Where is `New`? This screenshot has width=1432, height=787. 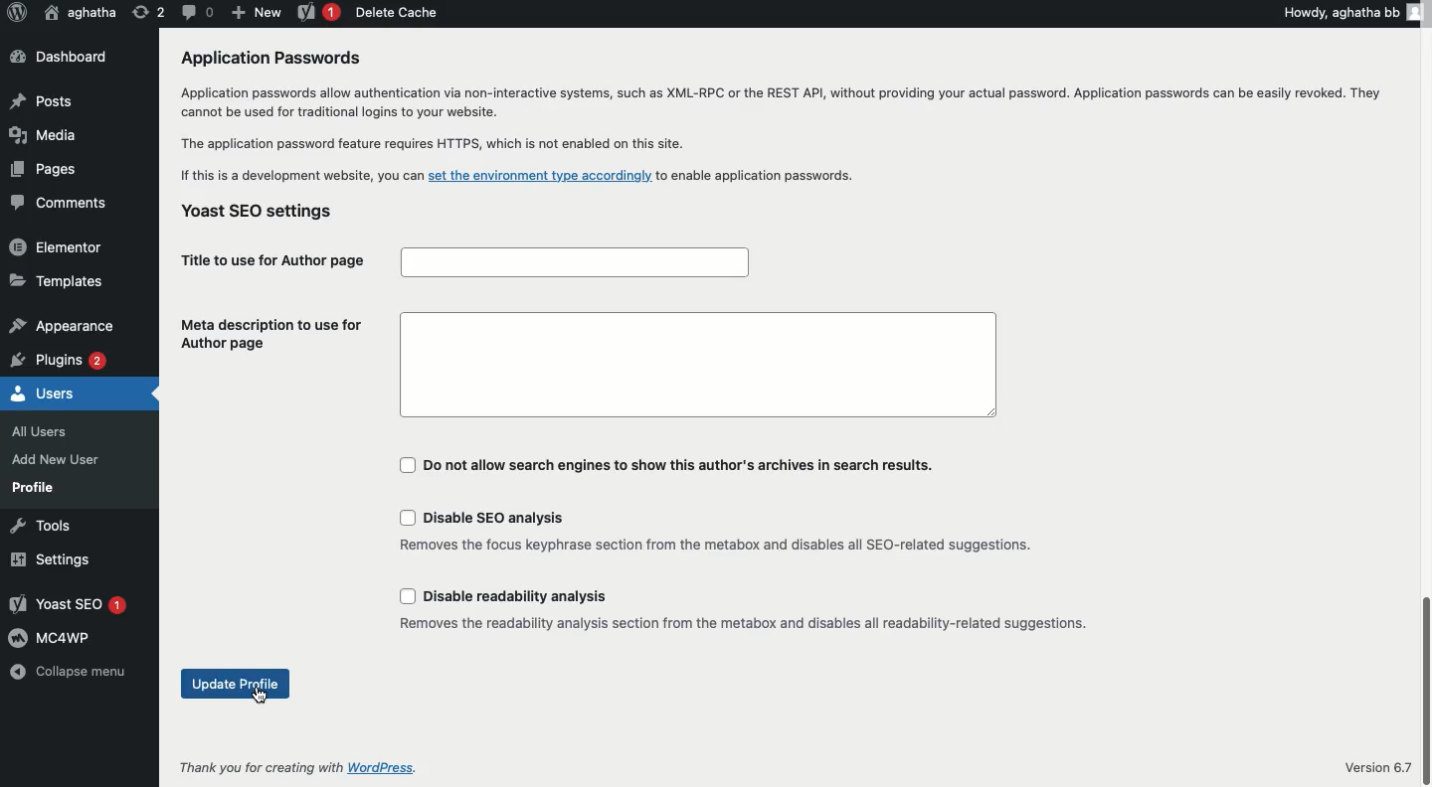
New is located at coordinates (256, 11).